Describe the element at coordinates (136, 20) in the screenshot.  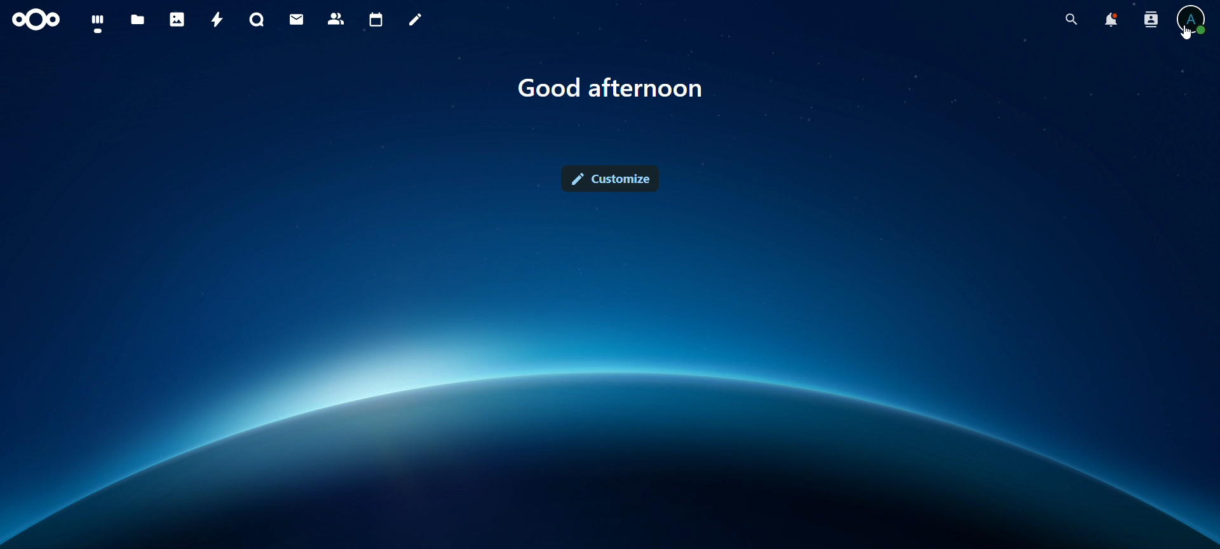
I see `files` at that location.